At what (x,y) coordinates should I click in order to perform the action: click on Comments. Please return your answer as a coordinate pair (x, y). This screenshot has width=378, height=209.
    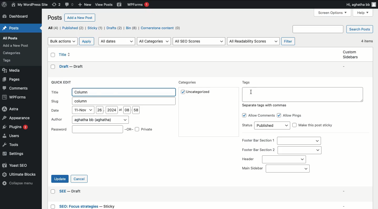
    Looking at the image, I should click on (70, 5).